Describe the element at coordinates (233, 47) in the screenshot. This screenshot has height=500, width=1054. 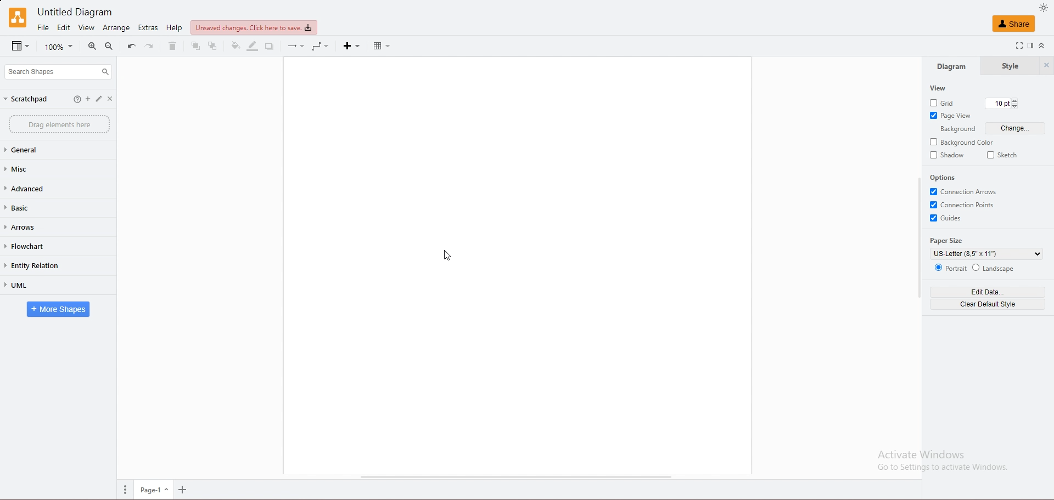
I see `fill color` at that location.